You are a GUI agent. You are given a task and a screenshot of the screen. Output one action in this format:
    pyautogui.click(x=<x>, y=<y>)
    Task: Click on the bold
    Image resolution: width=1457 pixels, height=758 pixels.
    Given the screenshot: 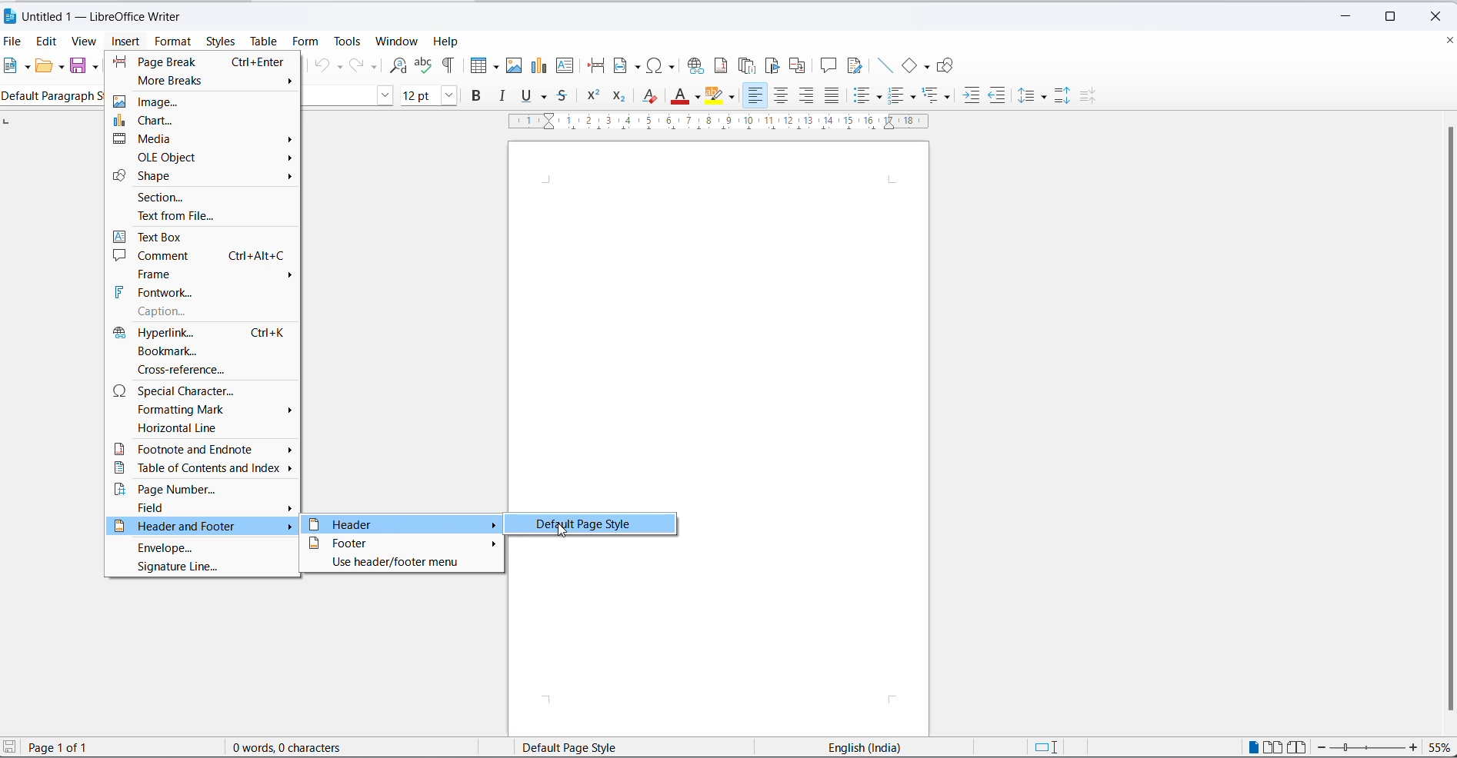 What is the action you would take?
    pyautogui.click(x=480, y=96)
    